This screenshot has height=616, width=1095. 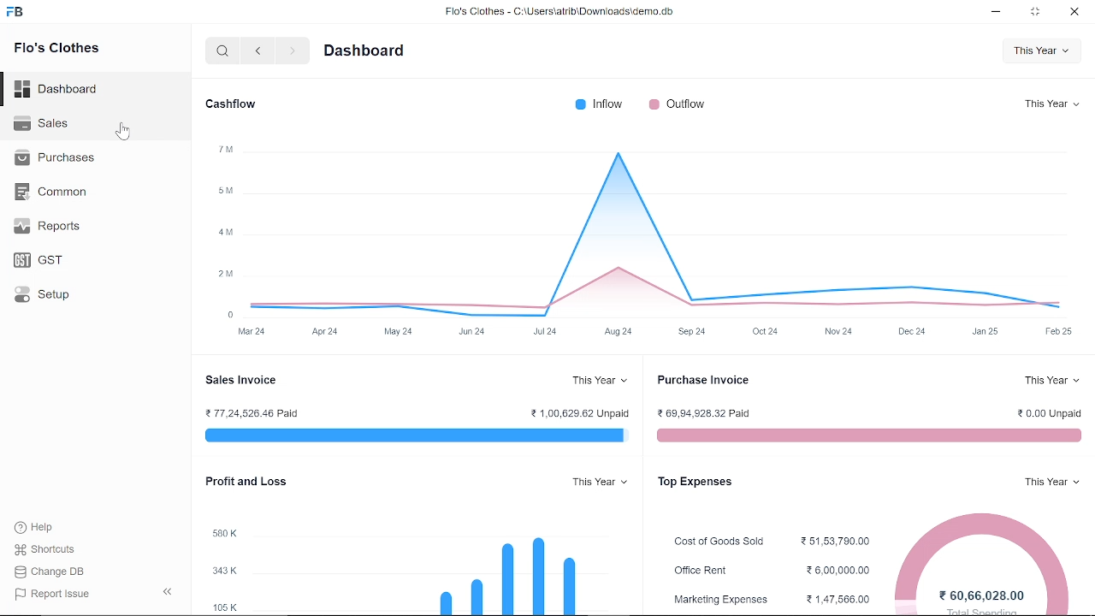 I want to click on 269,94 928.32 Paid, so click(x=712, y=411).